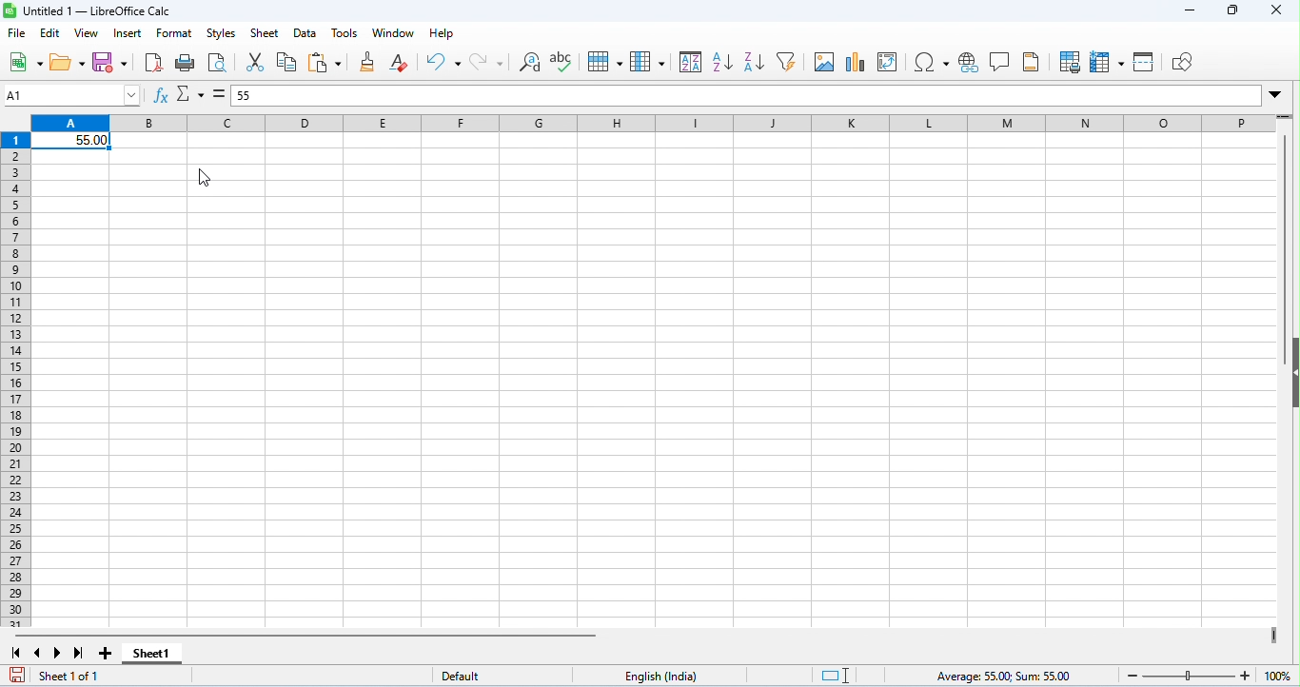 This screenshot has height=687, width=1300. What do you see at coordinates (69, 62) in the screenshot?
I see `open` at bounding box center [69, 62].